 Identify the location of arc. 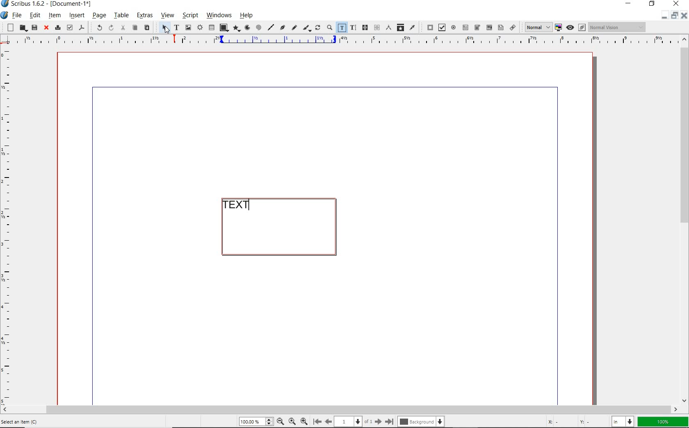
(248, 27).